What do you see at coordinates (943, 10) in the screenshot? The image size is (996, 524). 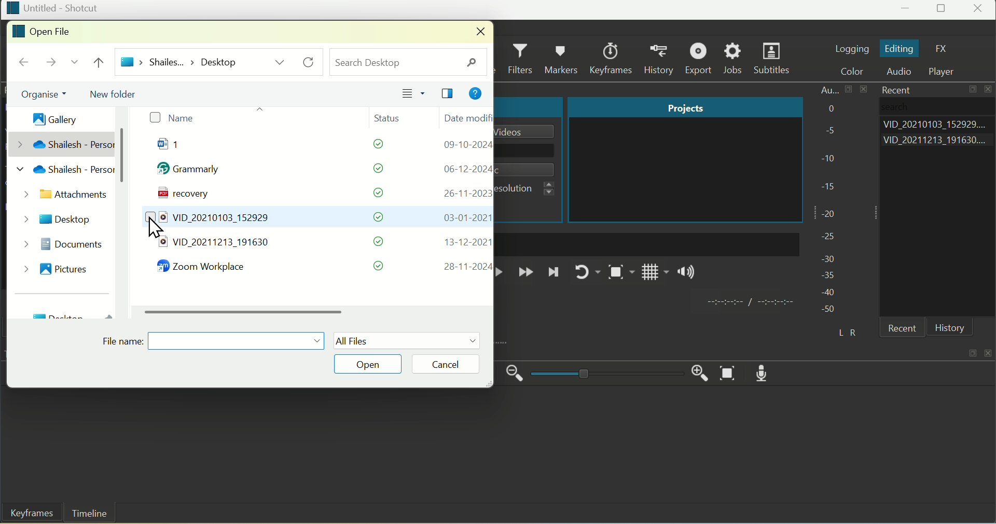 I see `Maximize` at bounding box center [943, 10].